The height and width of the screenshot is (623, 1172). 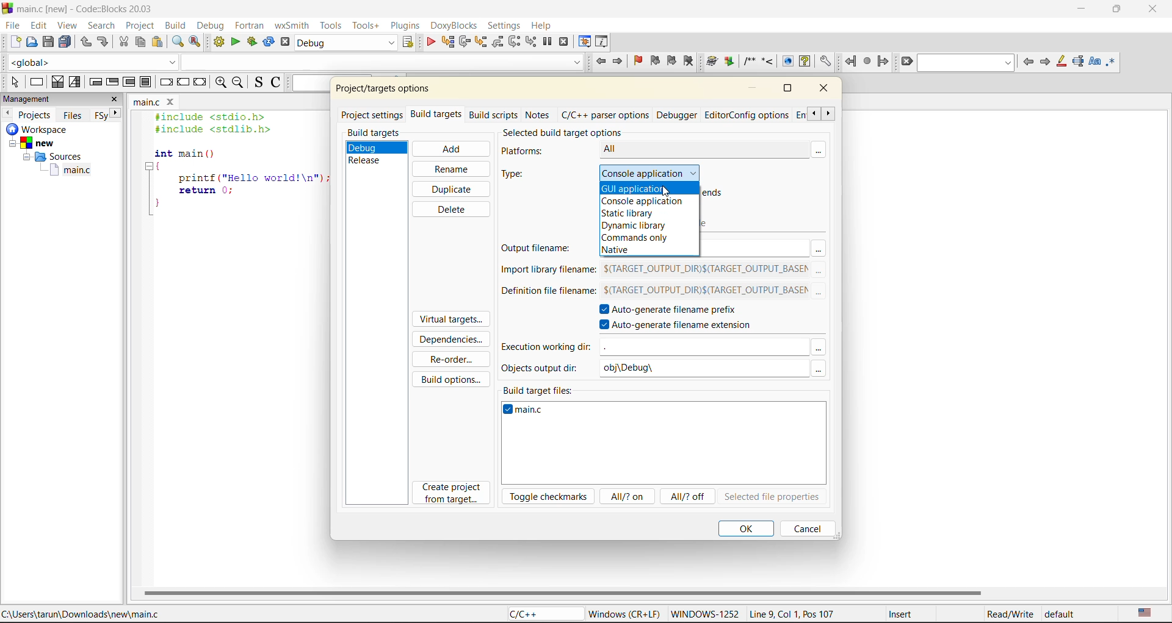 What do you see at coordinates (465, 41) in the screenshot?
I see `next line` at bounding box center [465, 41].